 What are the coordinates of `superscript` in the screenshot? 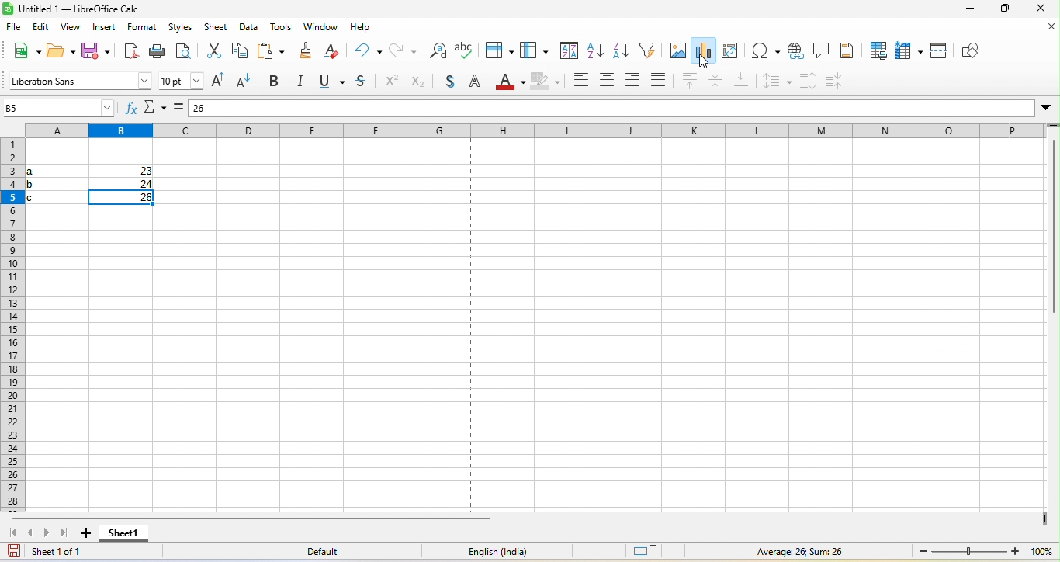 It's located at (393, 83).